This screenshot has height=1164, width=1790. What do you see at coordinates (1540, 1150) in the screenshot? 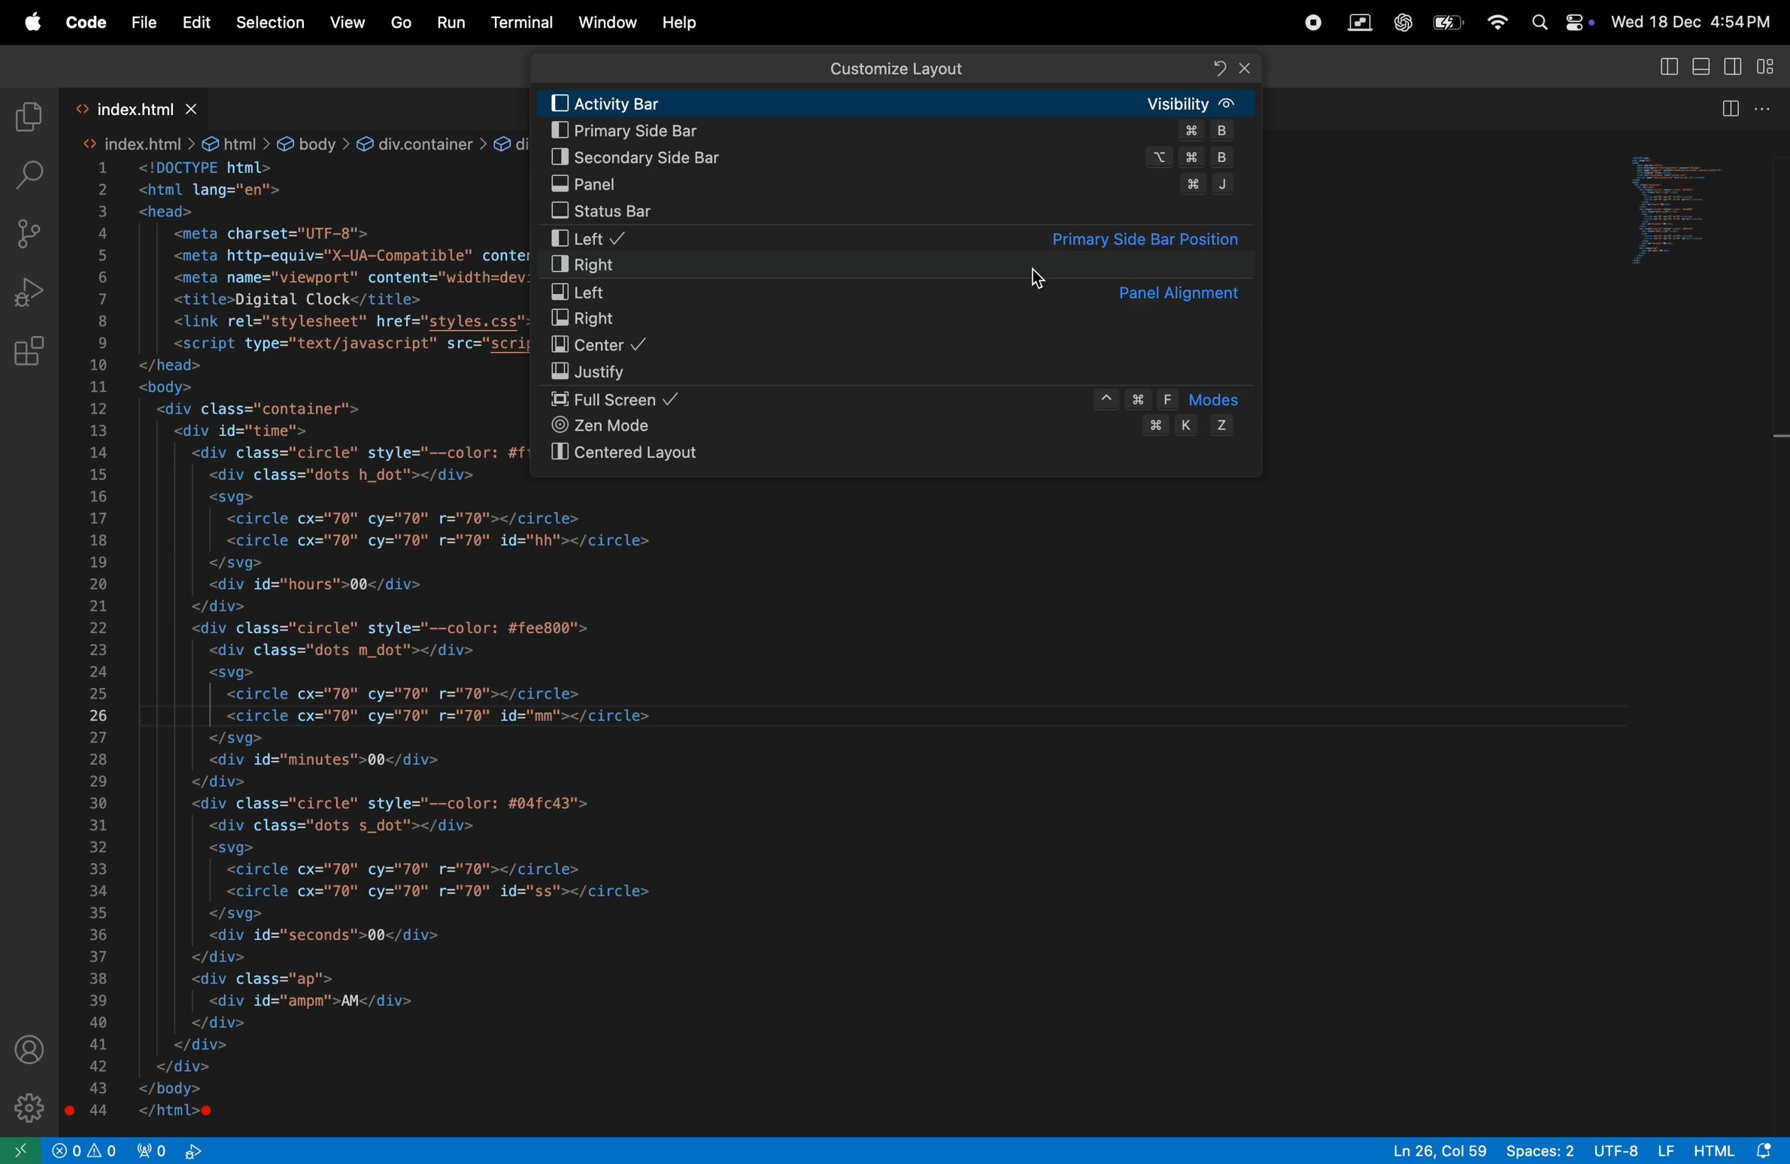
I see `spaces 2` at bounding box center [1540, 1150].